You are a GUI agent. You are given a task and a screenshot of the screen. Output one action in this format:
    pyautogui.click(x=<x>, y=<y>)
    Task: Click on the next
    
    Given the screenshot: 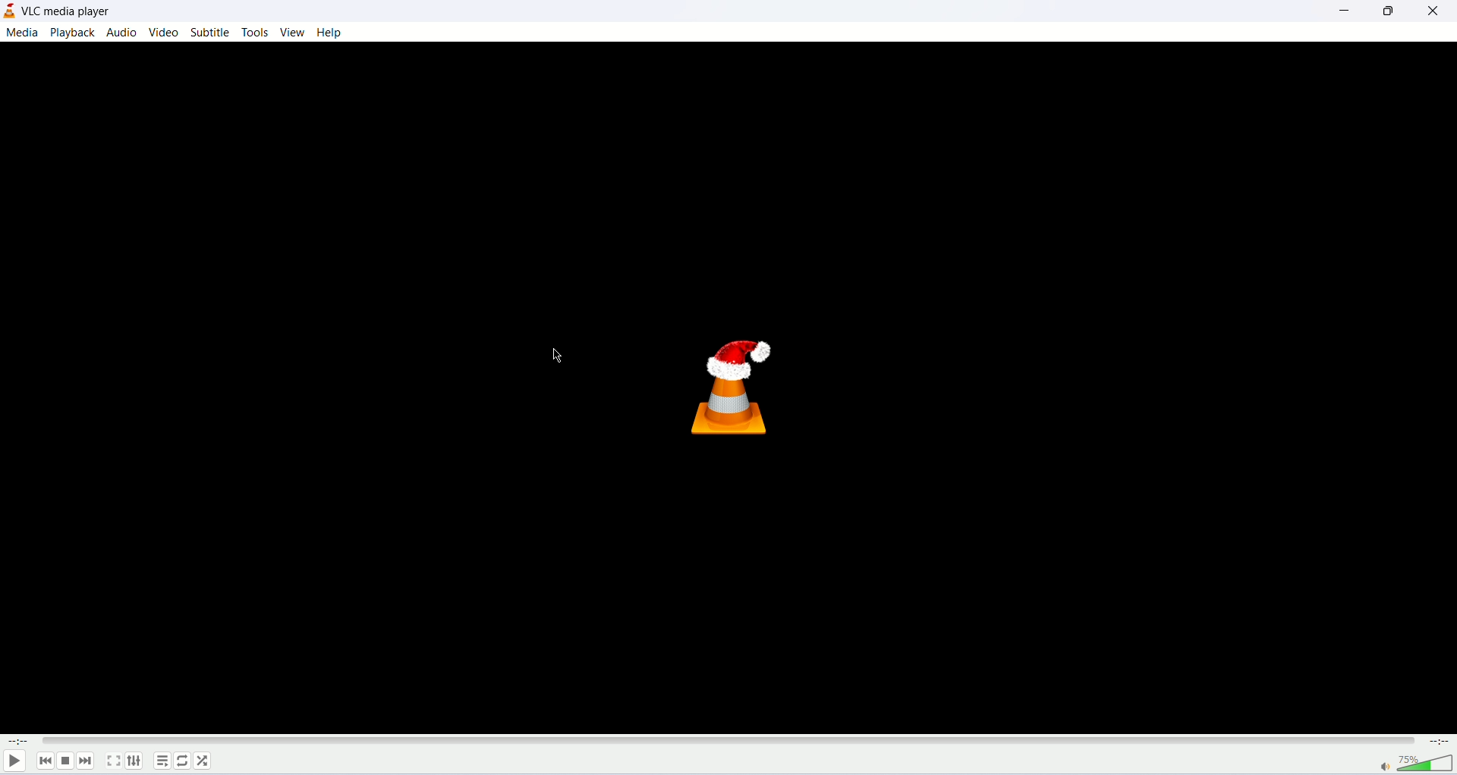 What is the action you would take?
    pyautogui.click(x=89, y=761)
    